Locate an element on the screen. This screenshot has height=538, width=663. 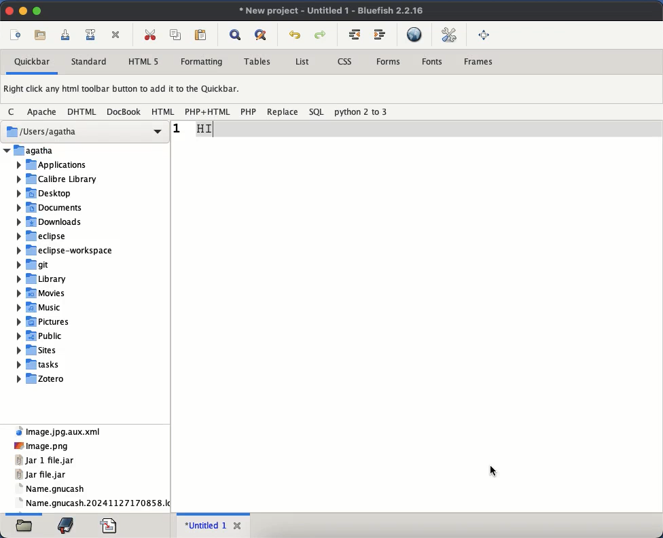
php is located at coordinates (249, 112).